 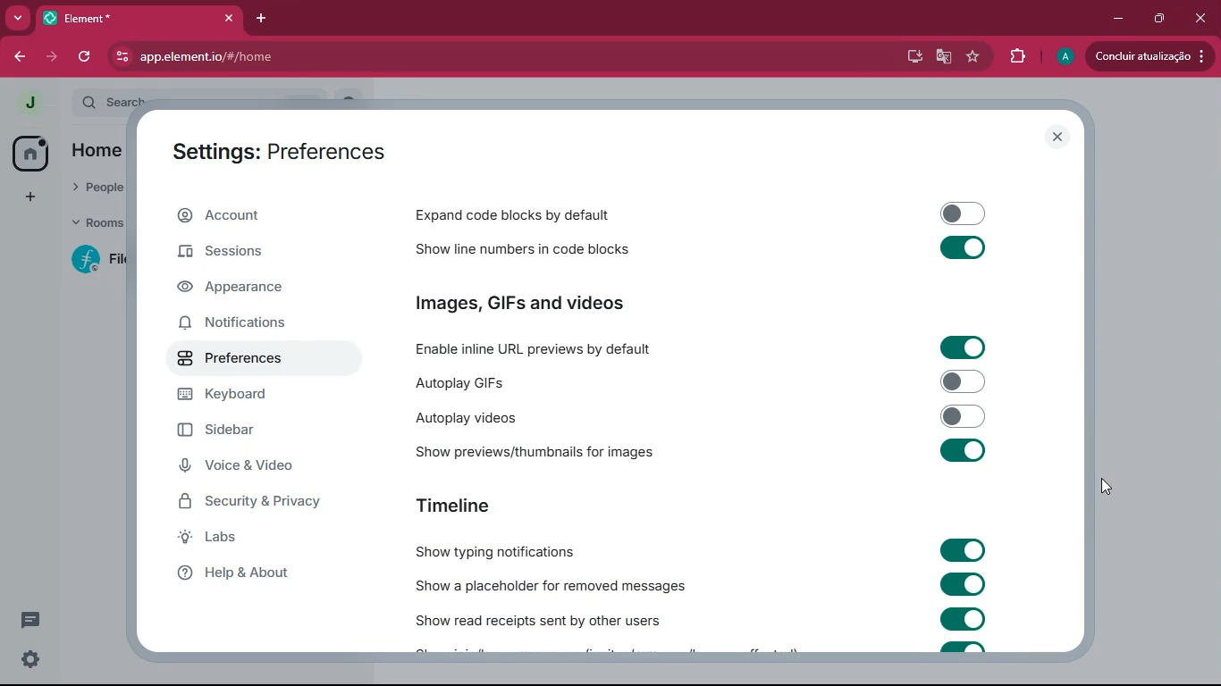 What do you see at coordinates (945, 58) in the screenshot?
I see `google translate` at bounding box center [945, 58].